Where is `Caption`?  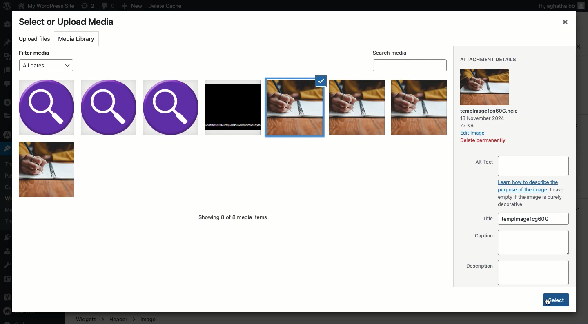 Caption is located at coordinates (520, 242).